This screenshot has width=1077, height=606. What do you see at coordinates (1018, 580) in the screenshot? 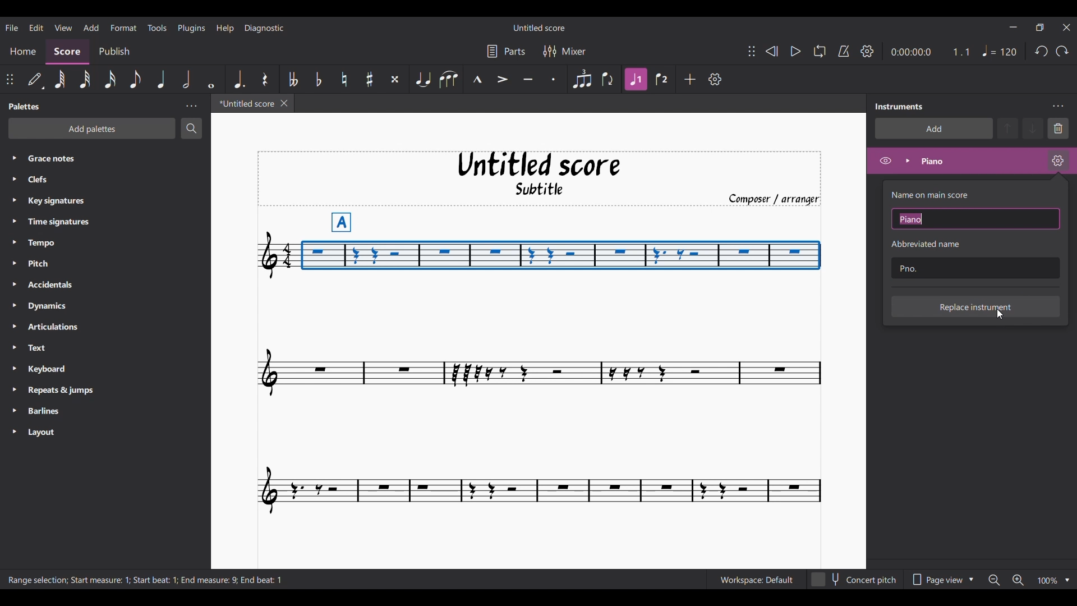
I see `Zoom in` at bounding box center [1018, 580].